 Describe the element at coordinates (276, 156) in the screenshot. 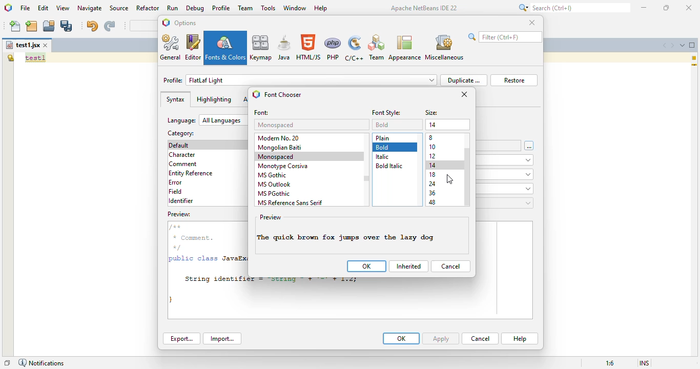

I see `monospaced` at that location.